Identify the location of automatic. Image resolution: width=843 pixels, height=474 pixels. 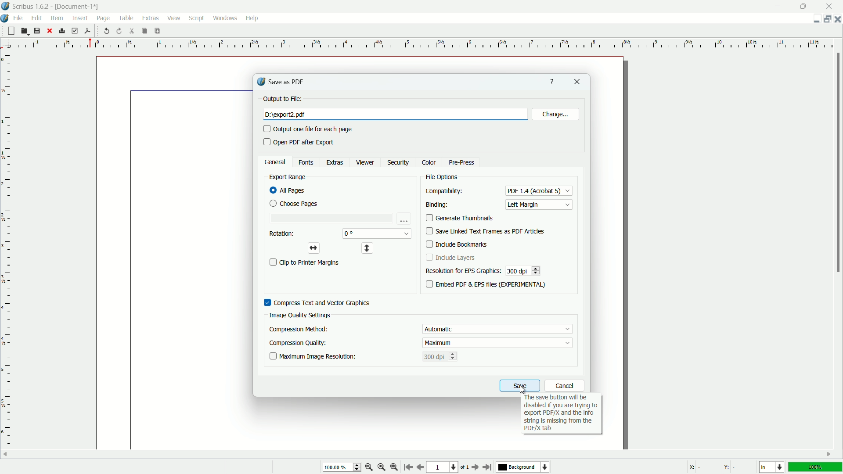
(438, 330).